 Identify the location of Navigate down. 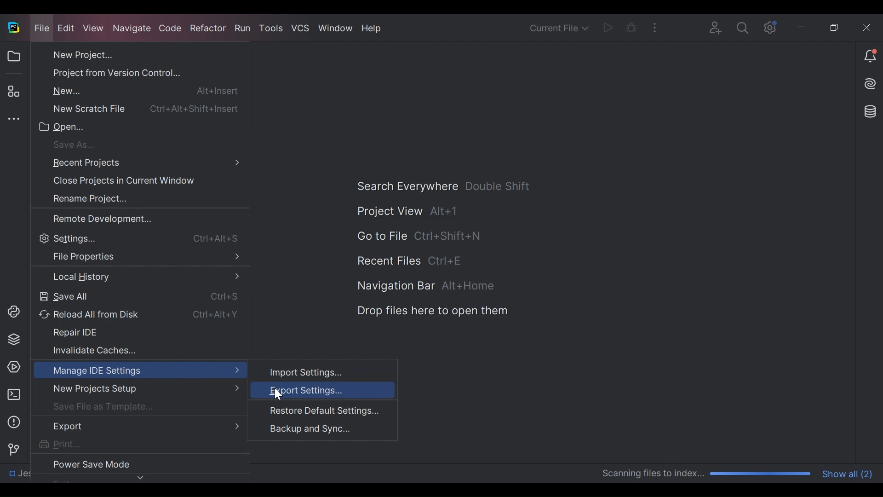
(136, 477).